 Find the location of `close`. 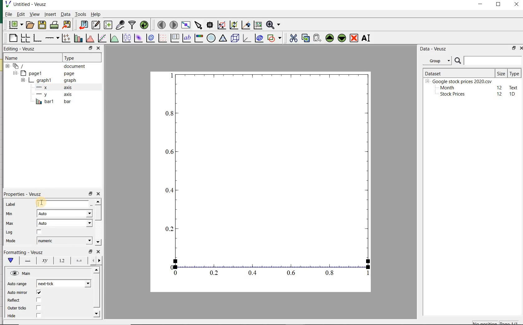

close is located at coordinates (98, 252).